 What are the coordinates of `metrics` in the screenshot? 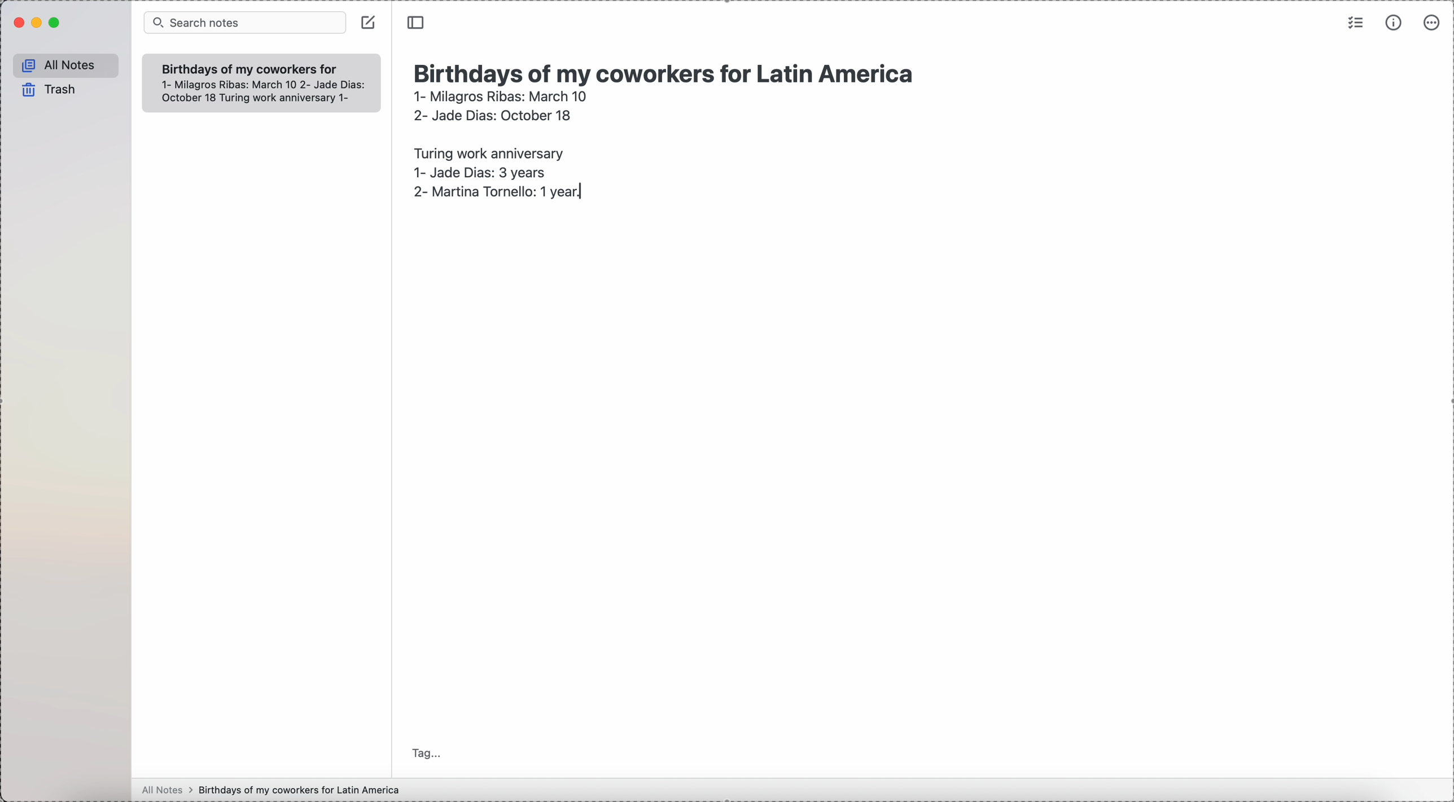 It's located at (1395, 22).